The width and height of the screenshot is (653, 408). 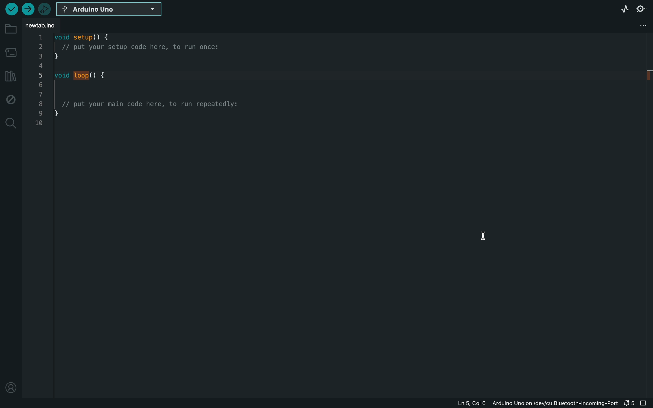 What do you see at coordinates (11, 9) in the screenshot?
I see `verify` at bounding box center [11, 9].